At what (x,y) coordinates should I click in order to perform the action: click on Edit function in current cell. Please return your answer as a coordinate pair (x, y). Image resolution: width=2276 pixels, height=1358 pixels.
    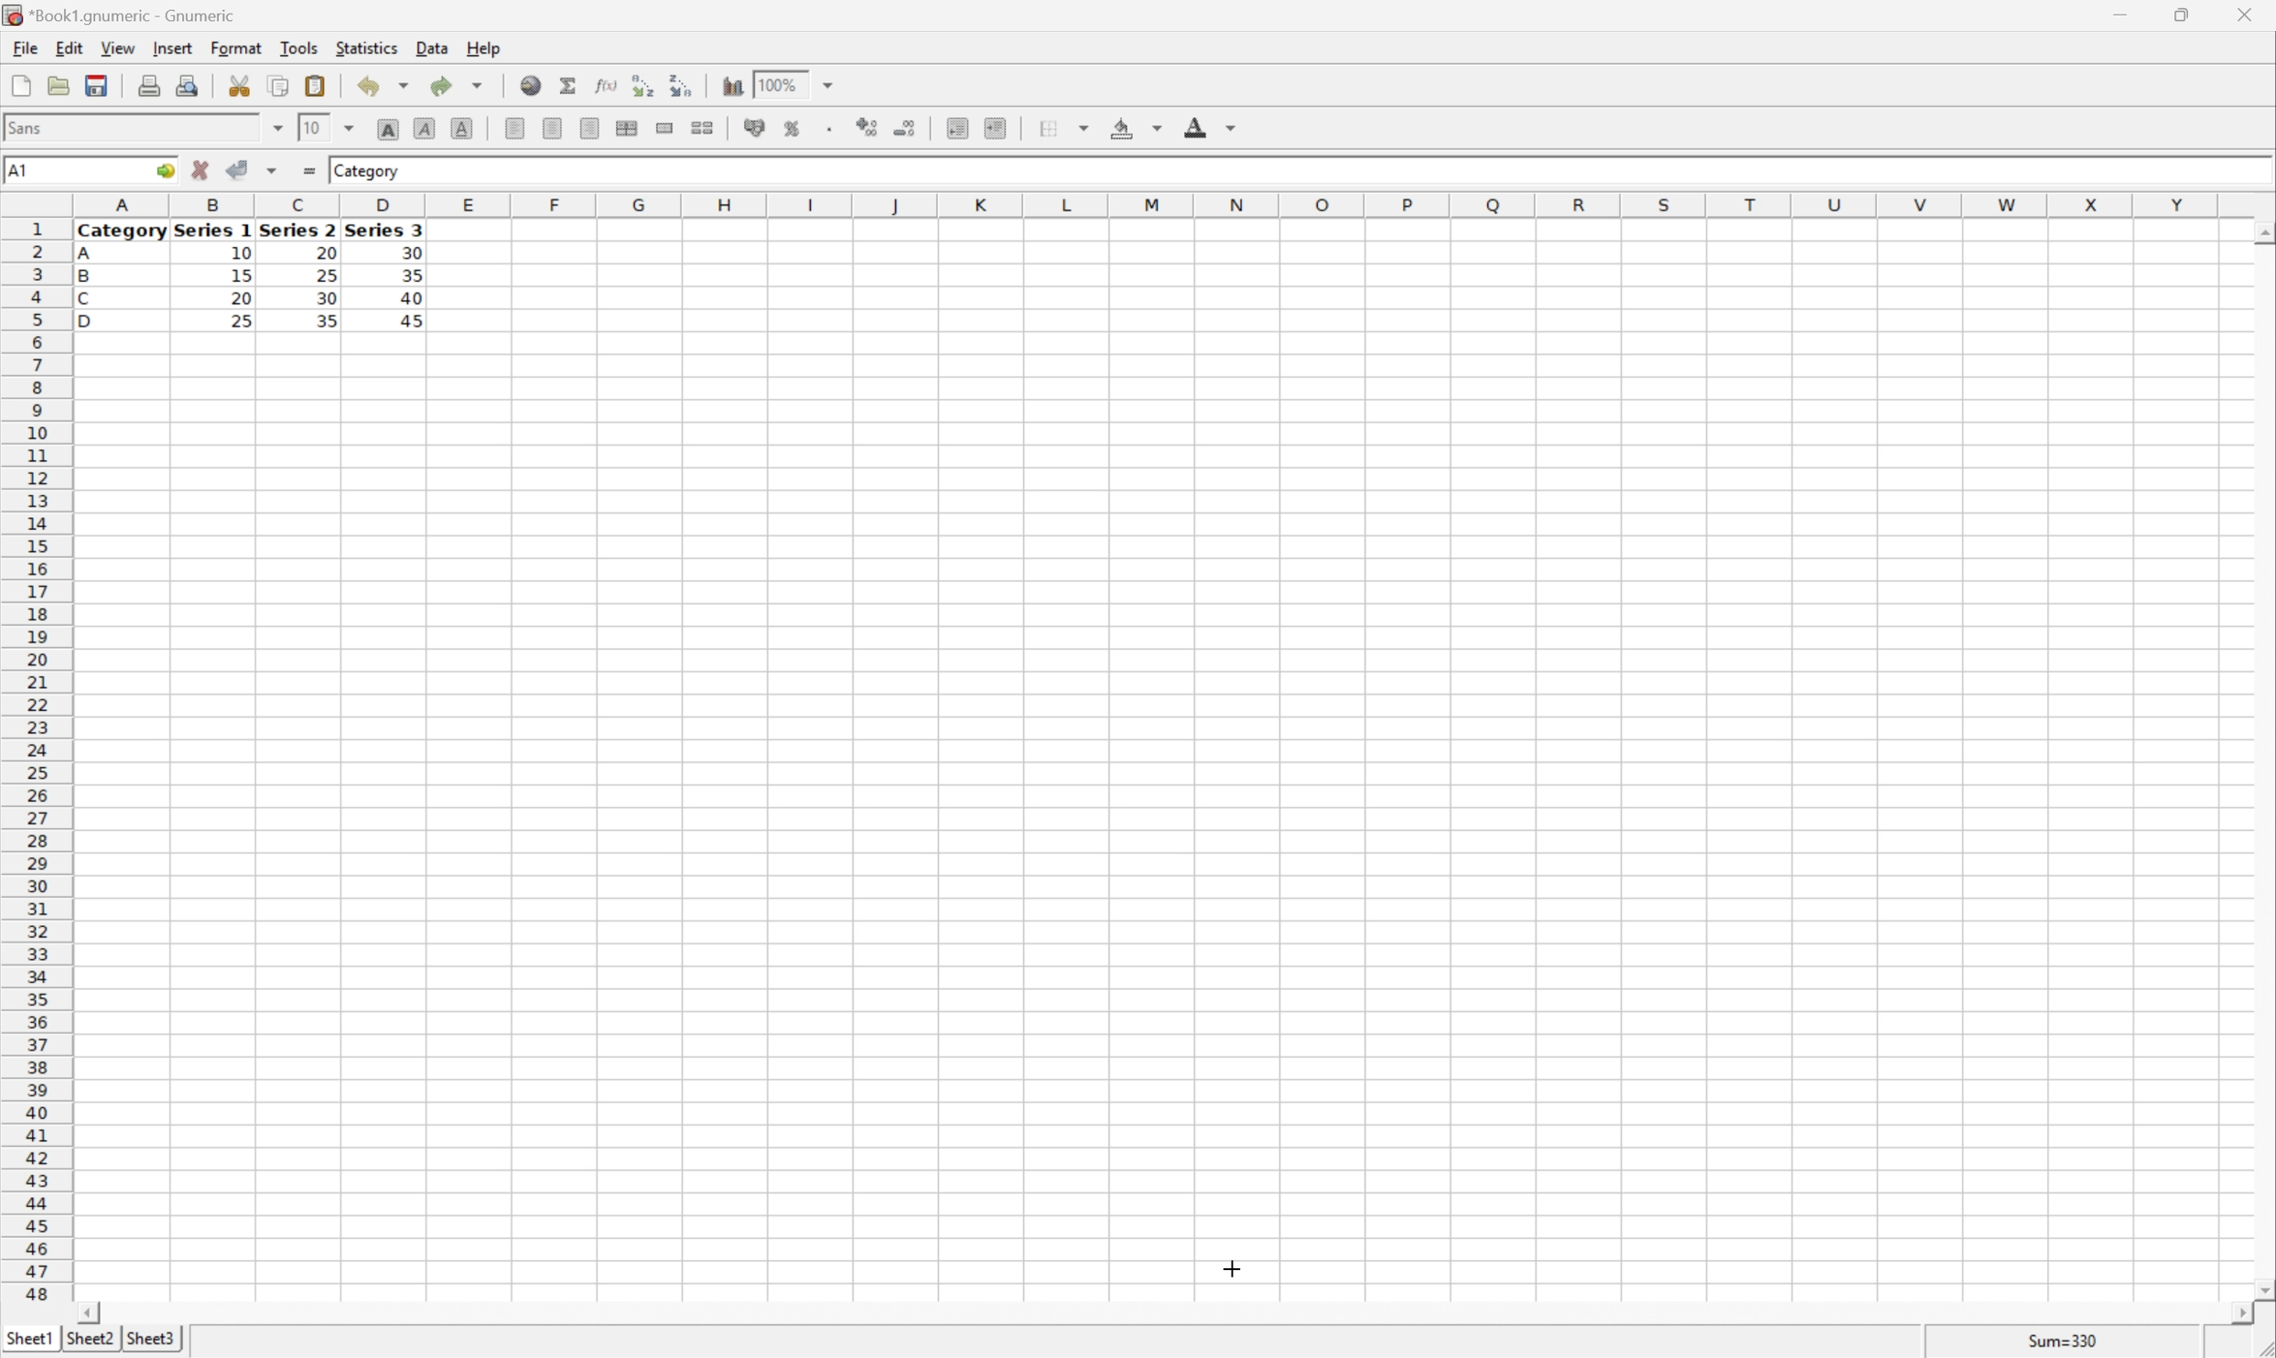
    Looking at the image, I should click on (608, 85).